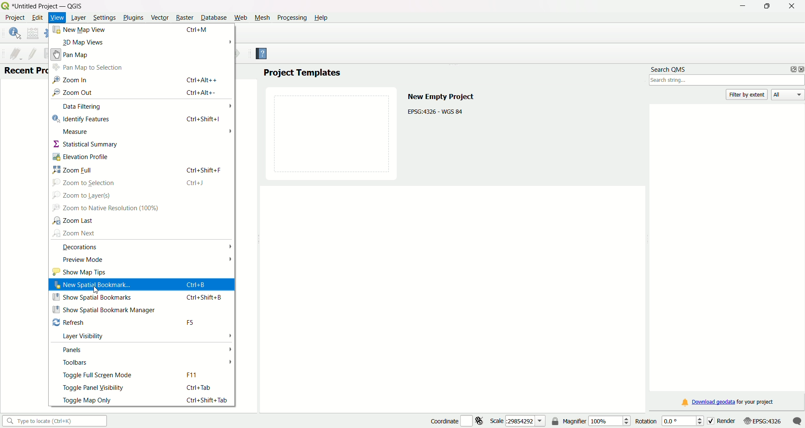 Image resolution: width=805 pixels, height=428 pixels. I want to click on View, so click(57, 18).